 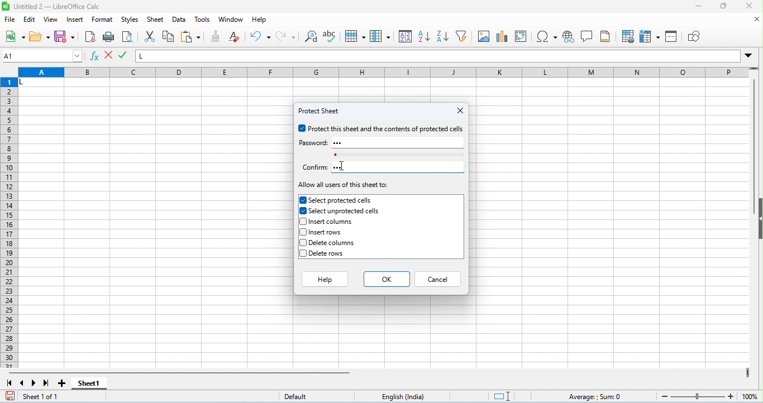 What do you see at coordinates (127, 37) in the screenshot?
I see `print preview` at bounding box center [127, 37].